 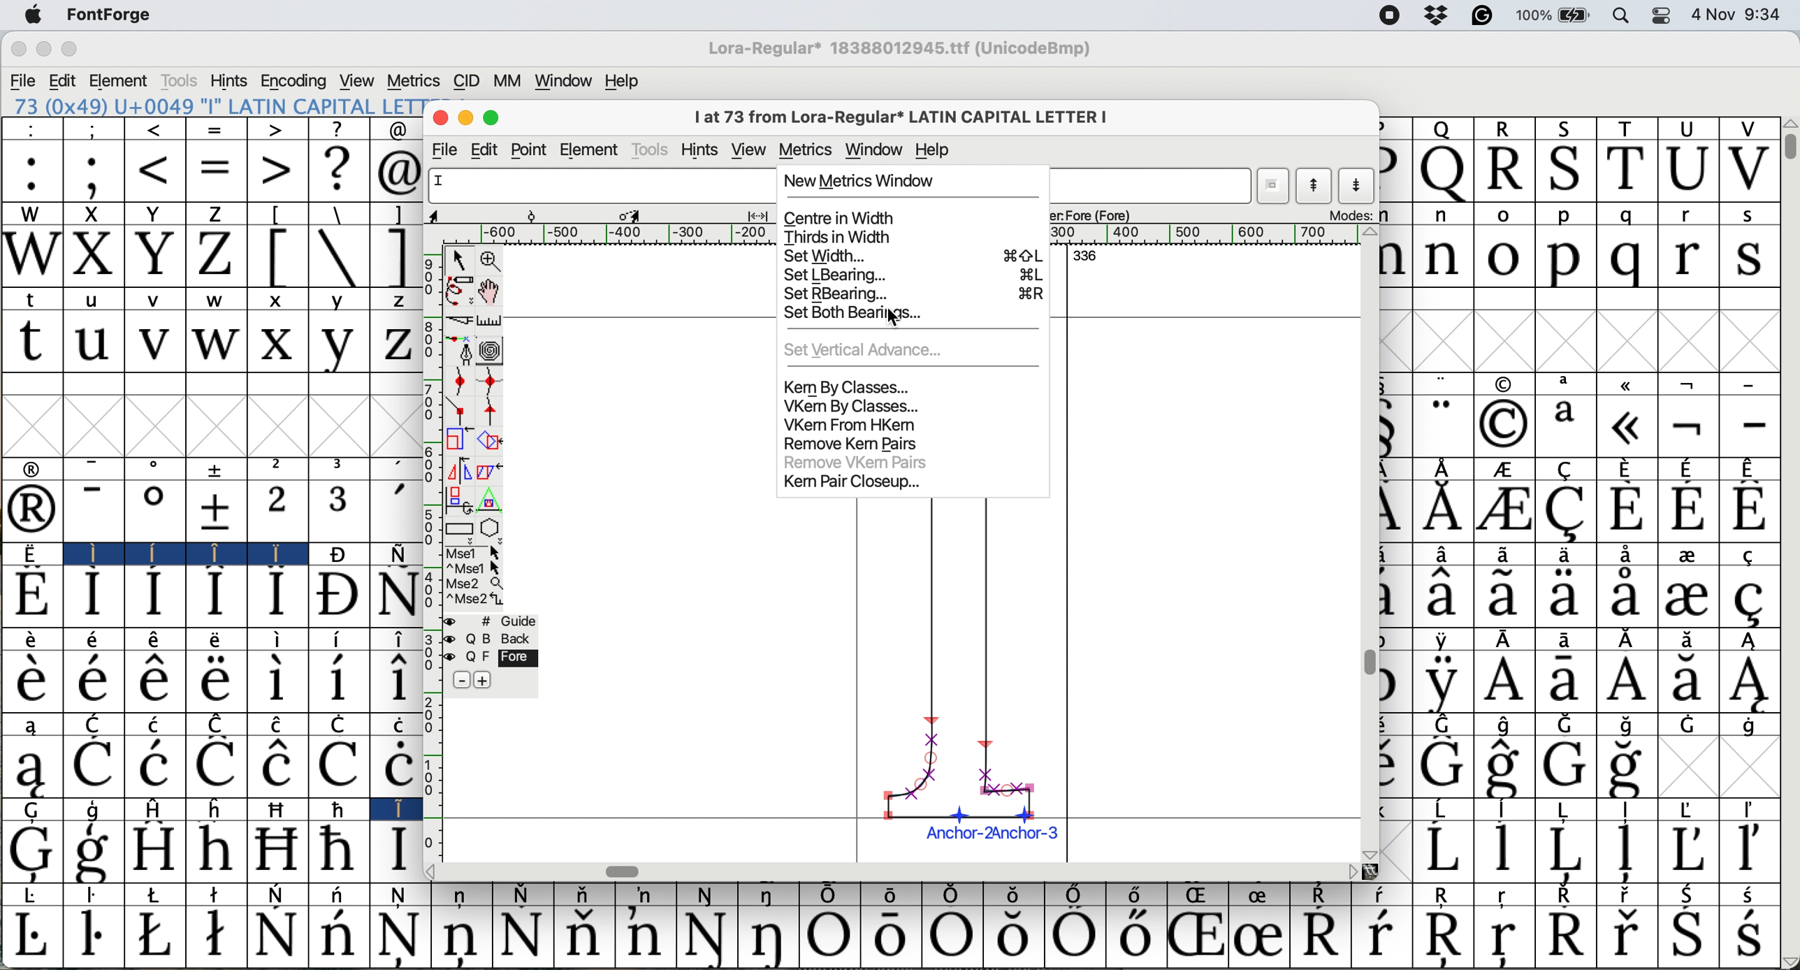 What do you see at coordinates (396, 257) in the screenshot?
I see `]` at bounding box center [396, 257].